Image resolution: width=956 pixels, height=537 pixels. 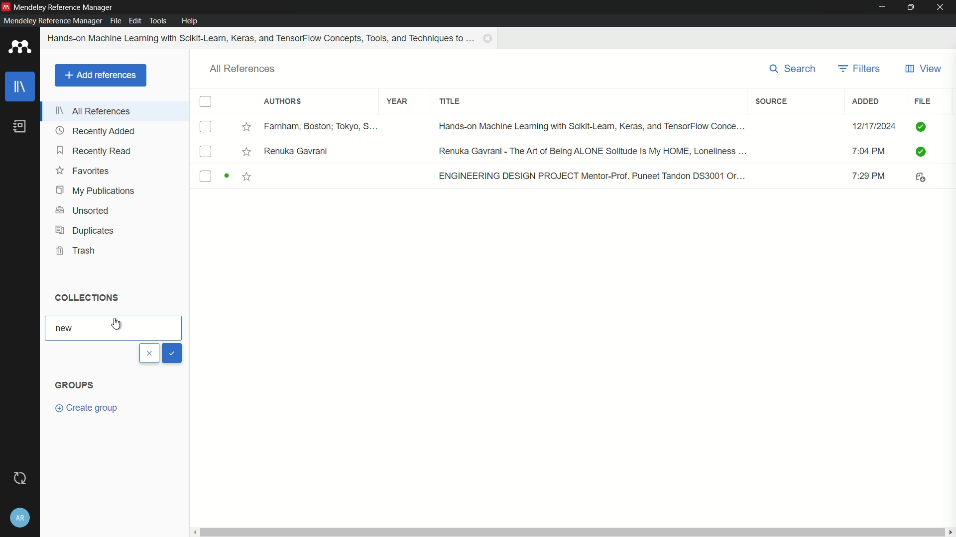 I want to click on recently added, so click(x=95, y=131).